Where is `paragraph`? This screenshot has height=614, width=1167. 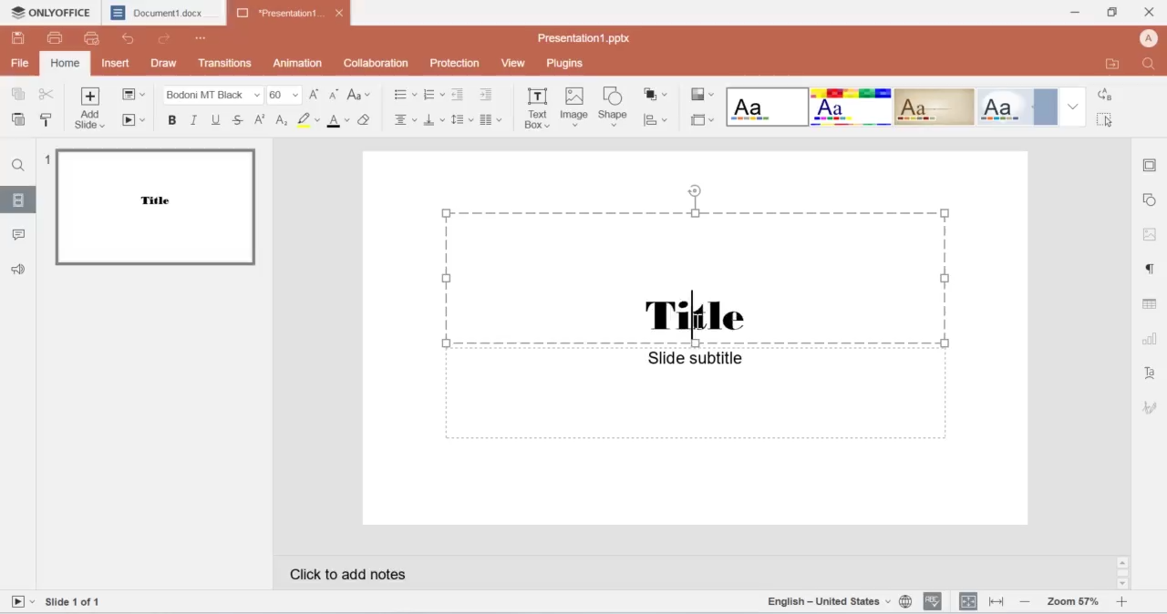
paragraph is located at coordinates (491, 120).